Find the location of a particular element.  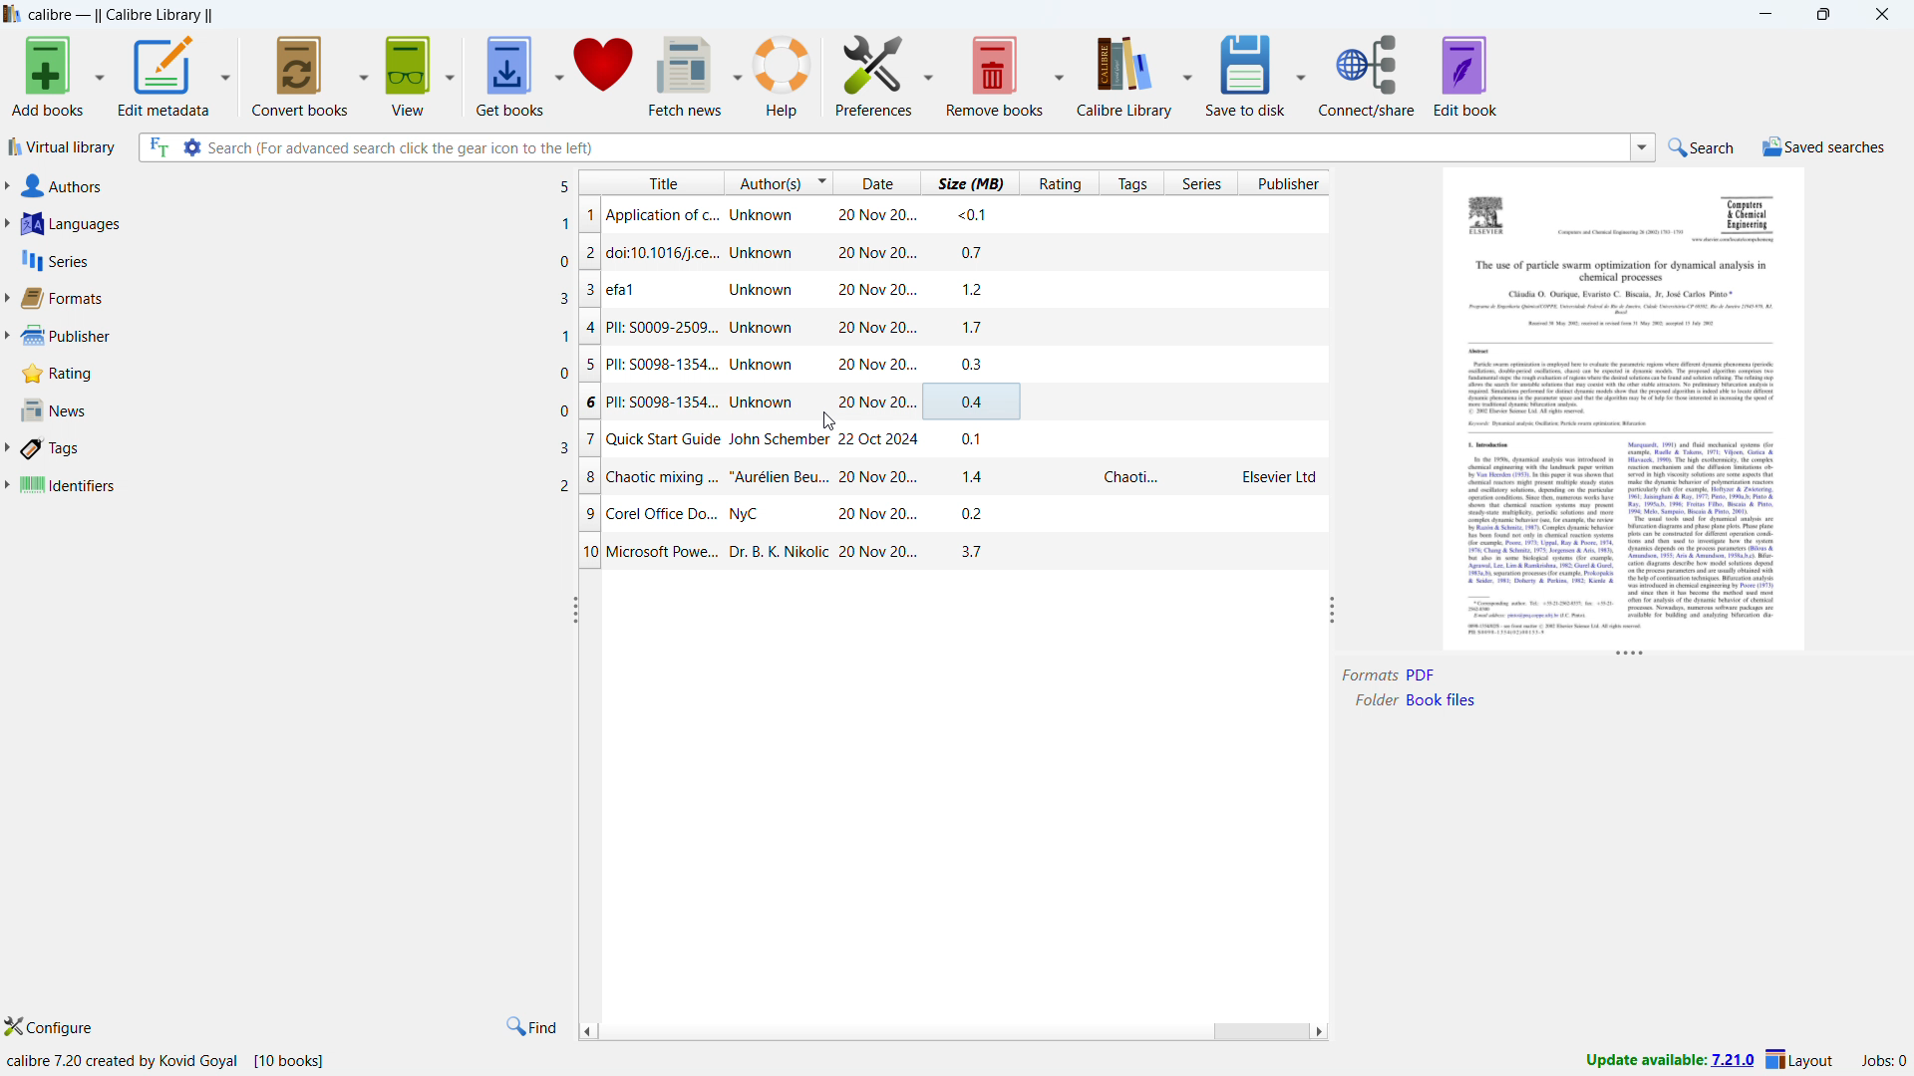

calibre library options is located at coordinates (1186, 74).